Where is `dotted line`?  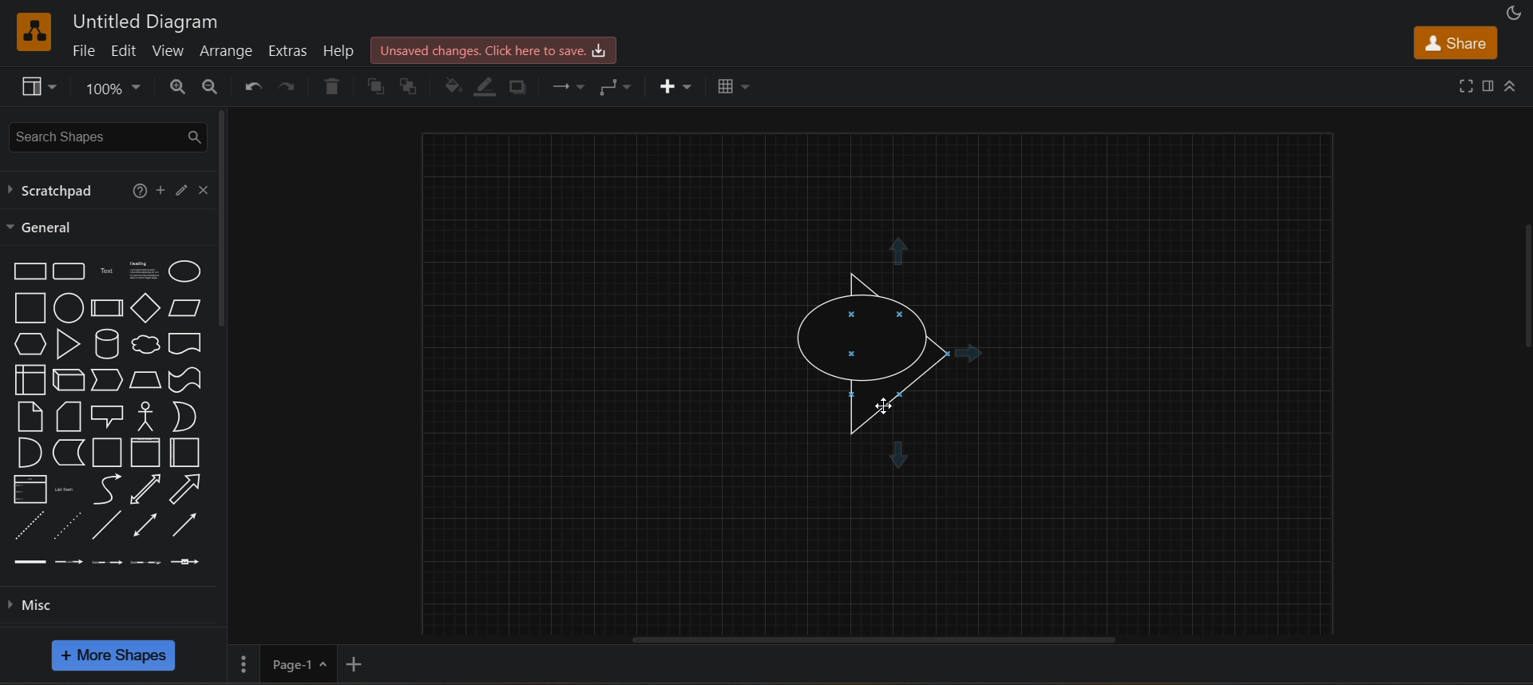
dotted line is located at coordinates (67, 525).